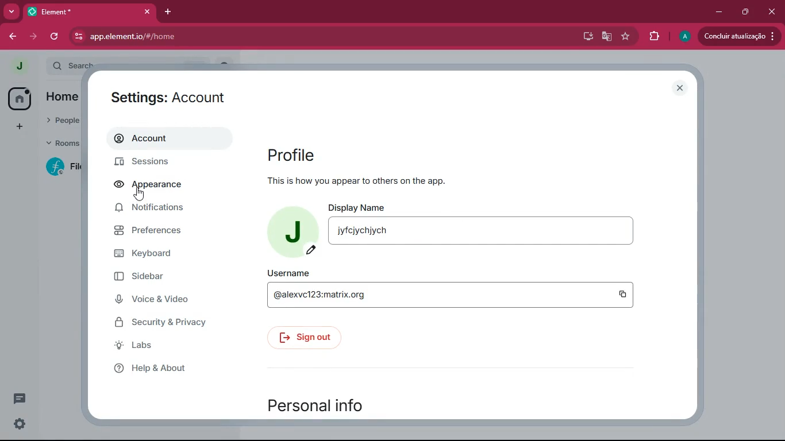  What do you see at coordinates (164, 231) in the screenshot?
I see `preferences` at bounding box center [164, 231].